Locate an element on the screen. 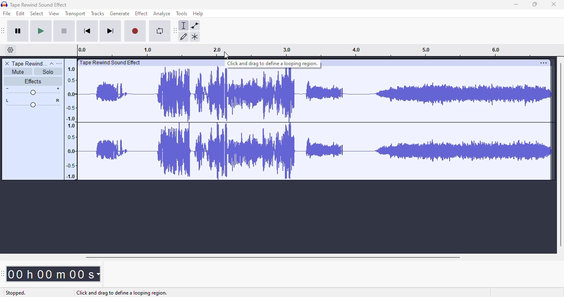 The image size is (564, 297). volume is located at coordinates (33, 92).